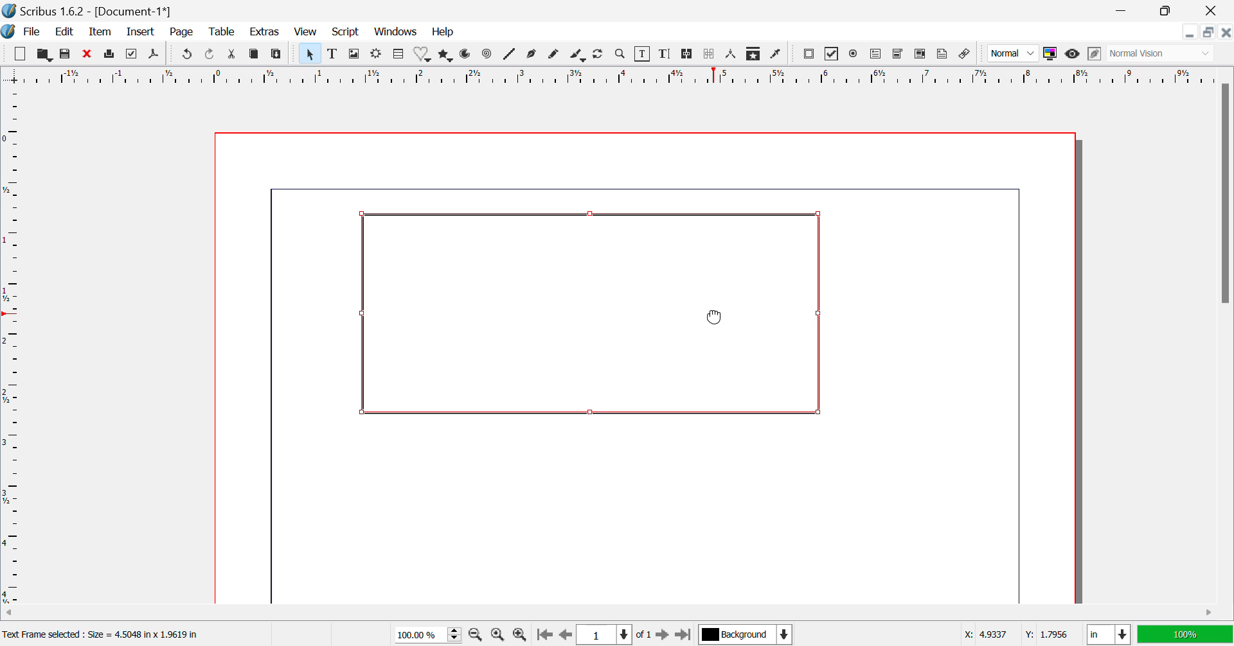  I want to click on Text Frame selected : Size = 4.5048 in x 1.9619 in, so click(106, 634).